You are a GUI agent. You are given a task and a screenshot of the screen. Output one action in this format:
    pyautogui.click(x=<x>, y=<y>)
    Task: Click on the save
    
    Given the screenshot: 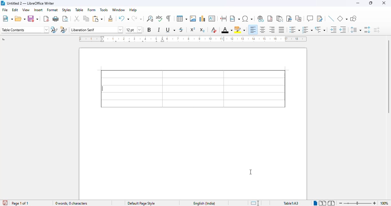 What is the action you would take?
    pyautogui.click(x=33, y=18)
    